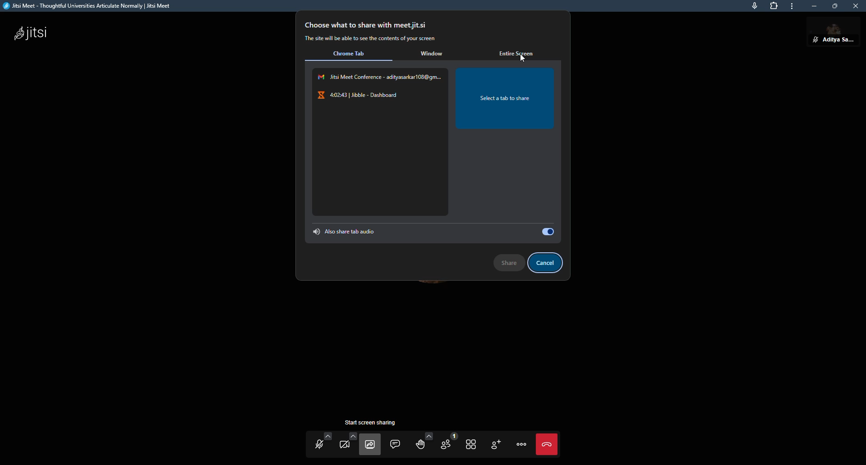  I want to click on also share tab audio, so click(349, 231).